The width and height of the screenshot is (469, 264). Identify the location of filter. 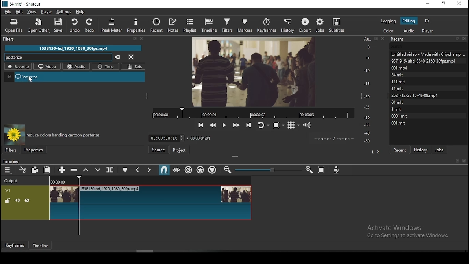
(76, 39).